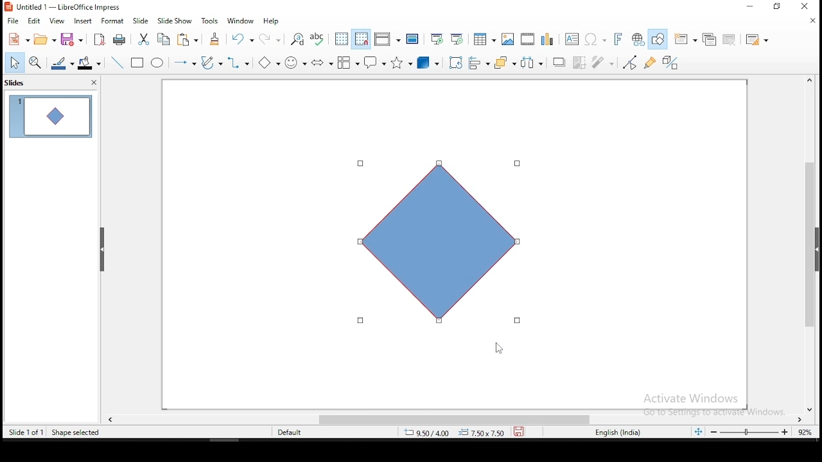 The image size is (822, 462). I want to click on toggle extrusion, so click(671, 64).